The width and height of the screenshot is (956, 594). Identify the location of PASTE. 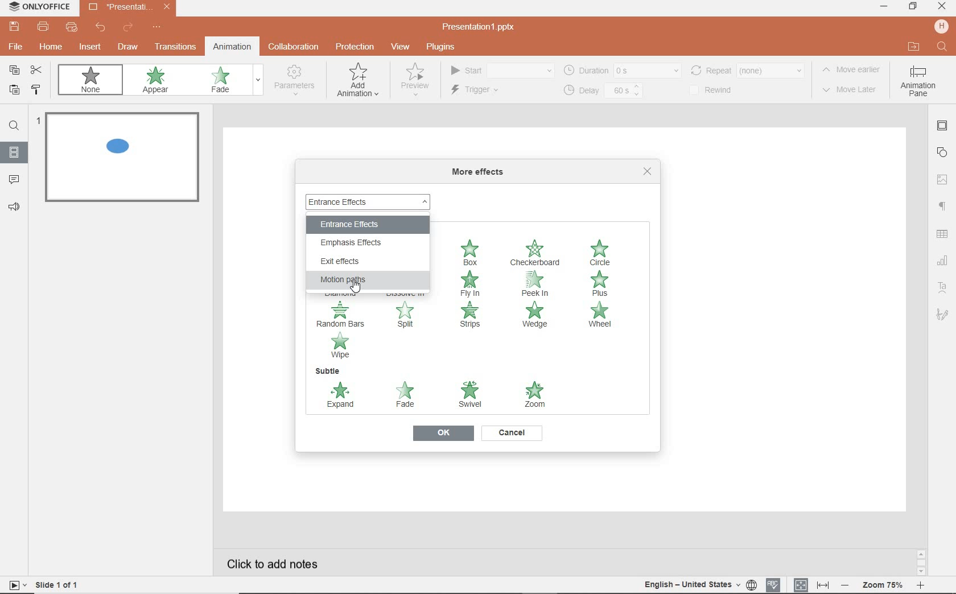
(14, 91).